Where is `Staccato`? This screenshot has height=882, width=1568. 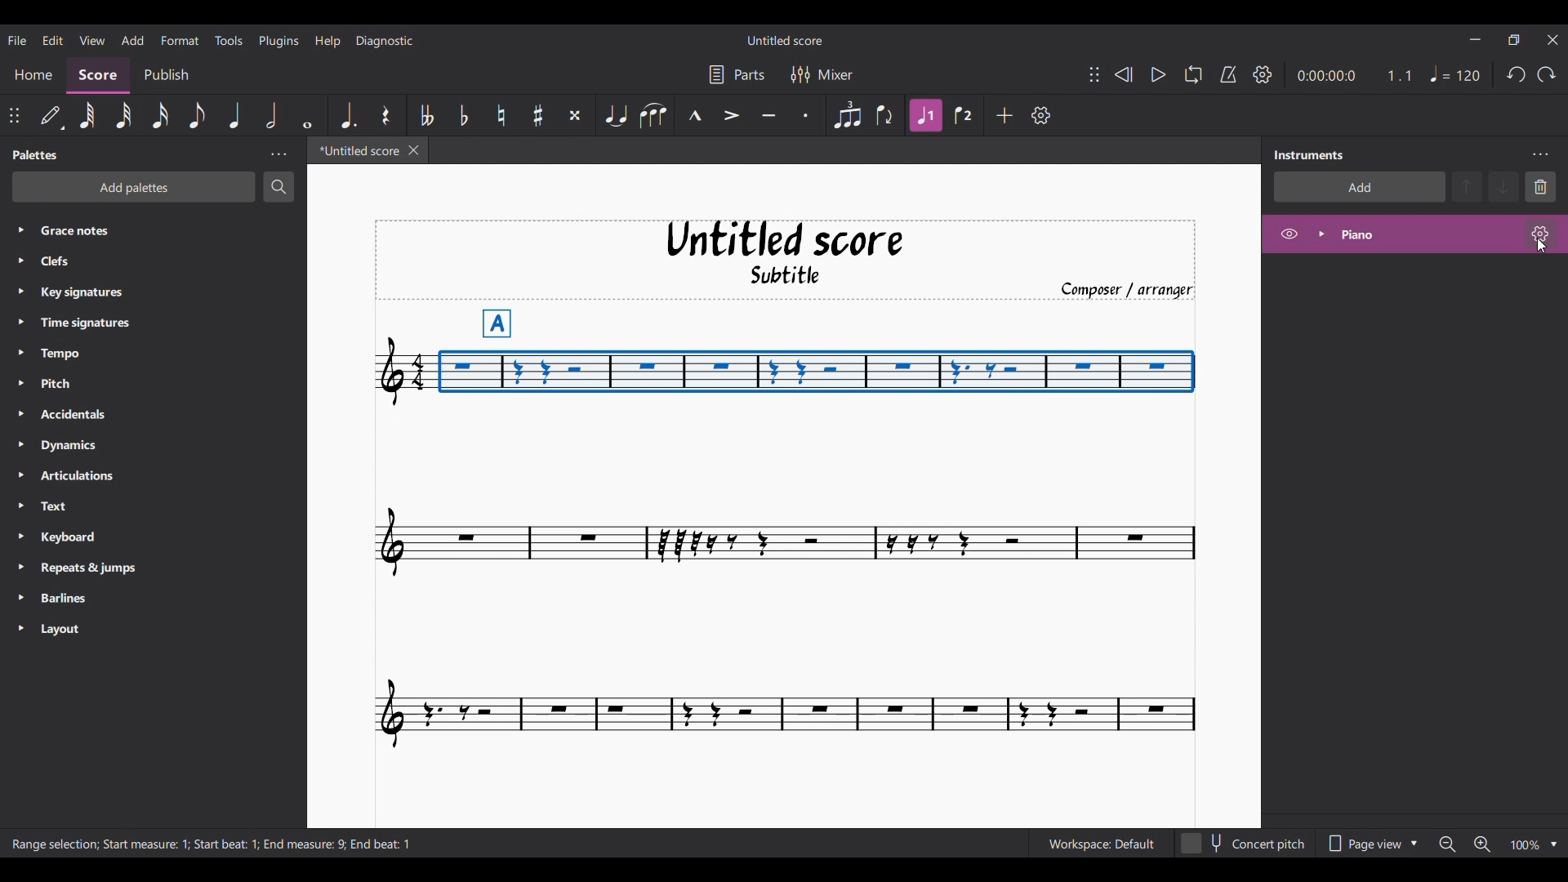
Staccato is located at coordinates (804, 115).